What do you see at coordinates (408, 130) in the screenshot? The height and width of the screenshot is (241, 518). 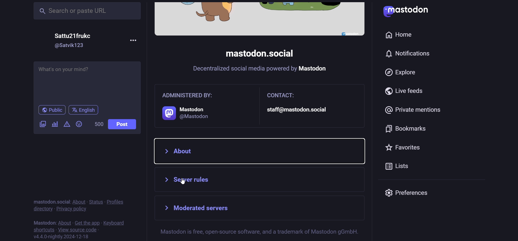 I see `bookmark` at bounding box center [408, 130].